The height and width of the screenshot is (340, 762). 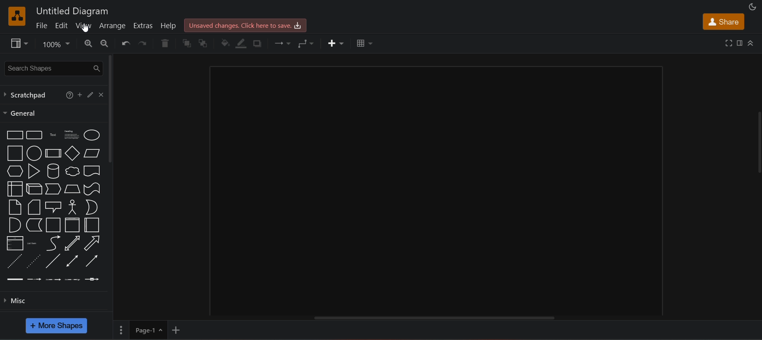 I want to click on help, so click(x=168, y=25).